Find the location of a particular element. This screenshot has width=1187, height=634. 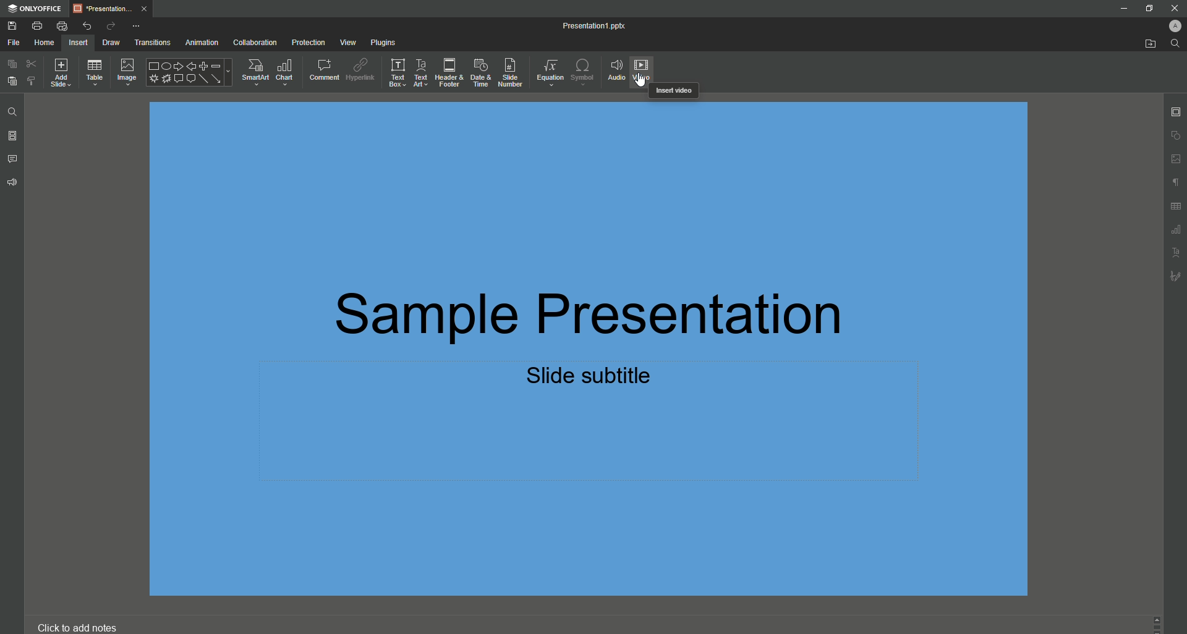

 is located at coordinates (1175, 7).